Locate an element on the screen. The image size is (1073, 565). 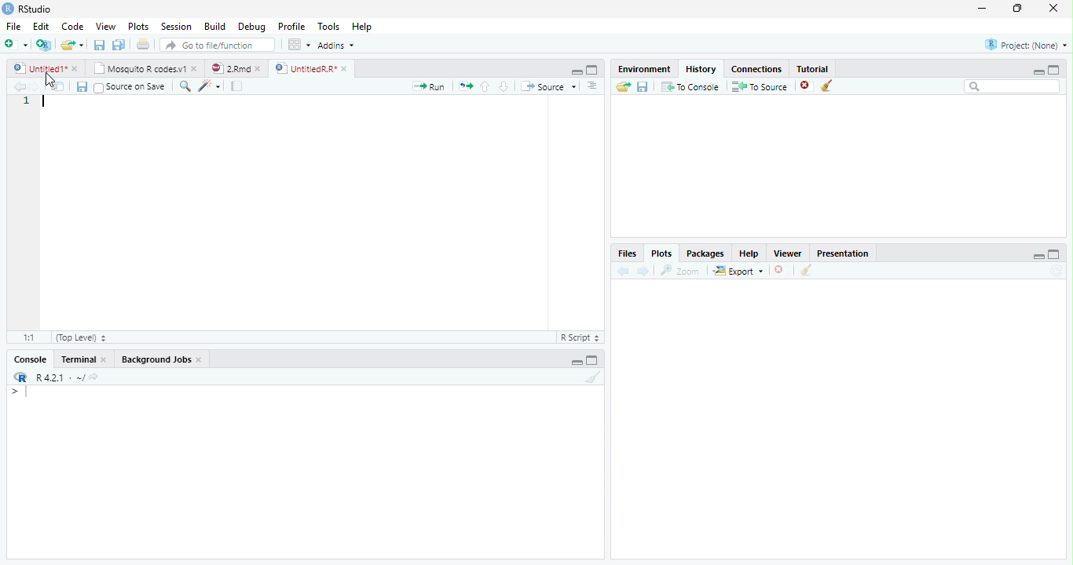
R 4.2.1 . ~/ is located at coordinates (60, 377).